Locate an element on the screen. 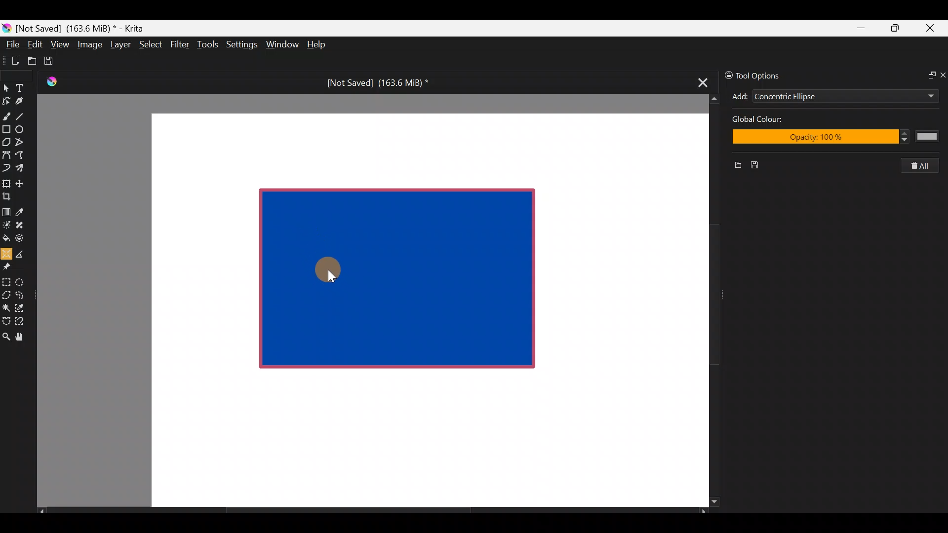 This screenshot has height=533, width=948. Polygon tool is located at coordinates (6, 143).